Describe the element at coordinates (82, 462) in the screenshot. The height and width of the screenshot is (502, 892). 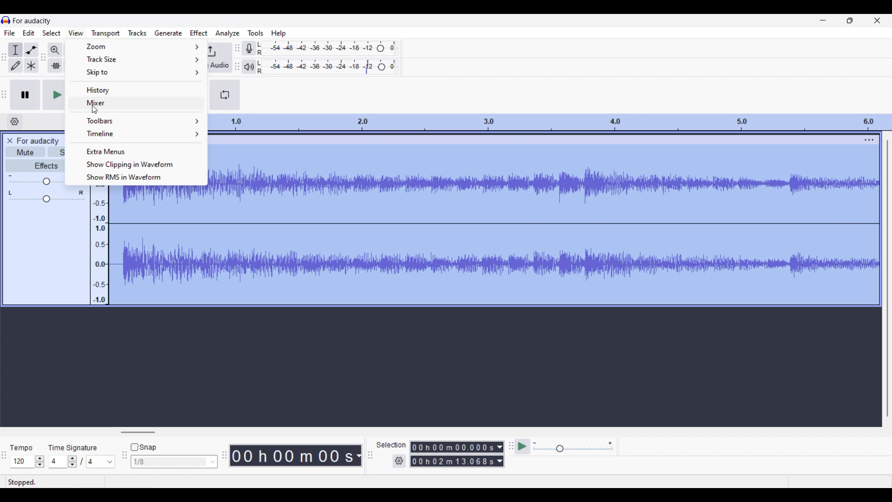
I see `Time signature settings` at that location.